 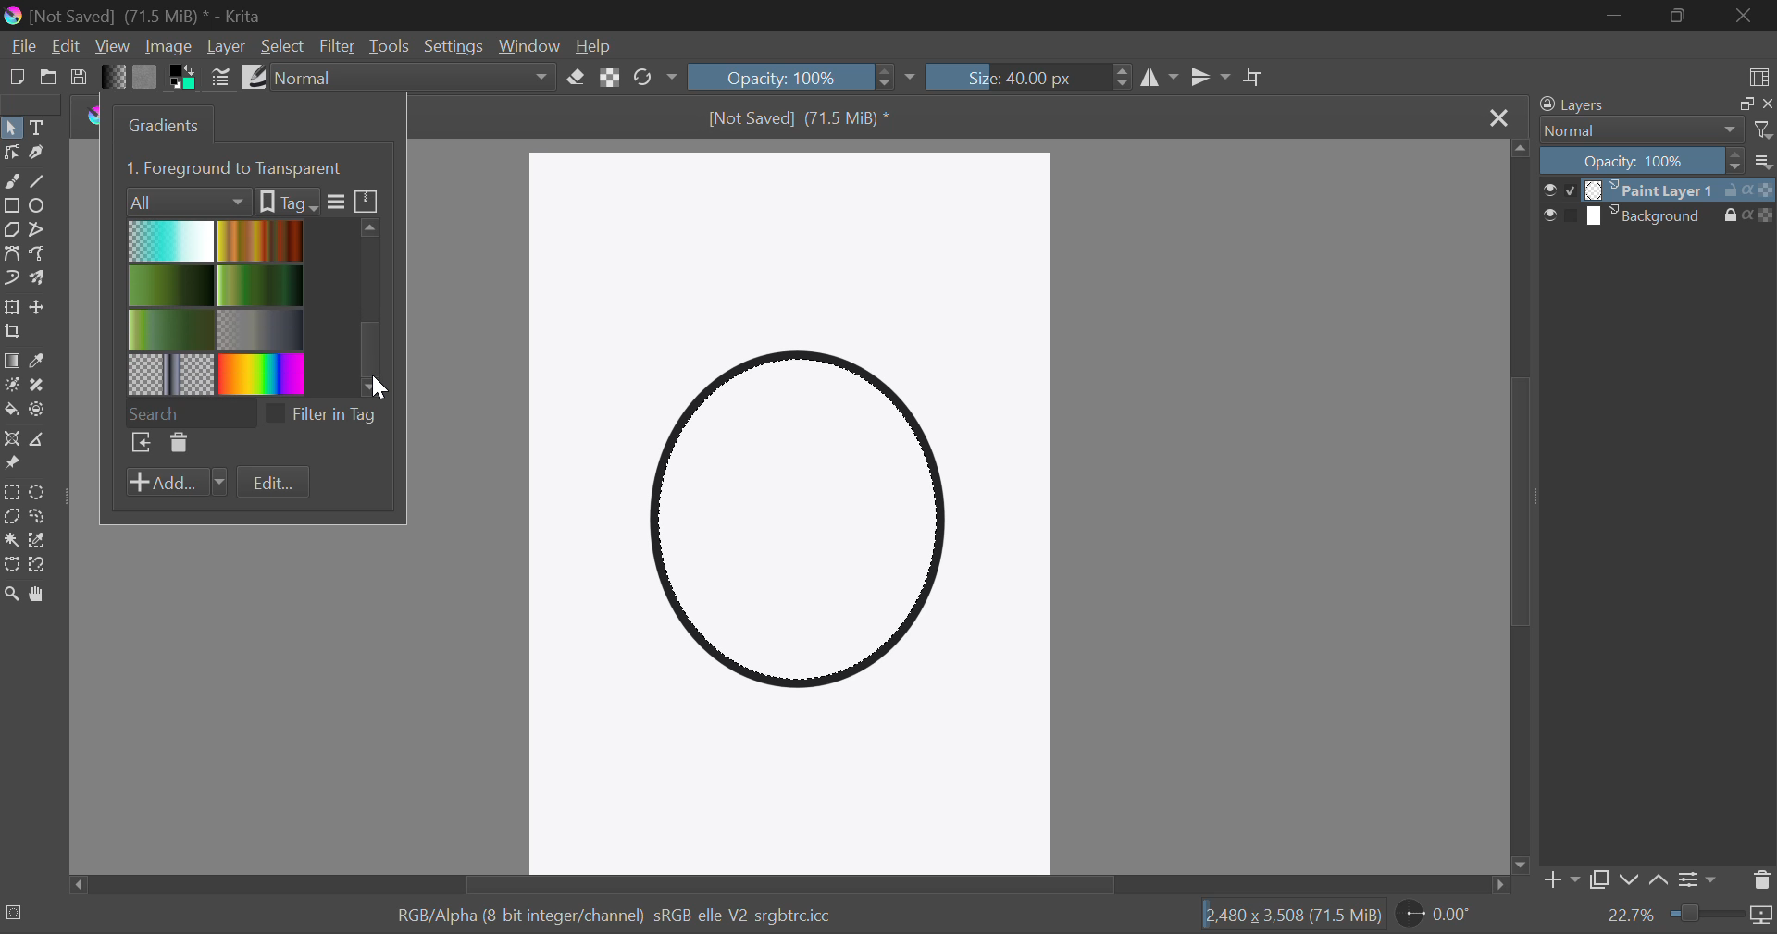 What do you see at coordinates (1748, 17) in the screenshot?
I see `Close` at bounding box center [1748, 17].